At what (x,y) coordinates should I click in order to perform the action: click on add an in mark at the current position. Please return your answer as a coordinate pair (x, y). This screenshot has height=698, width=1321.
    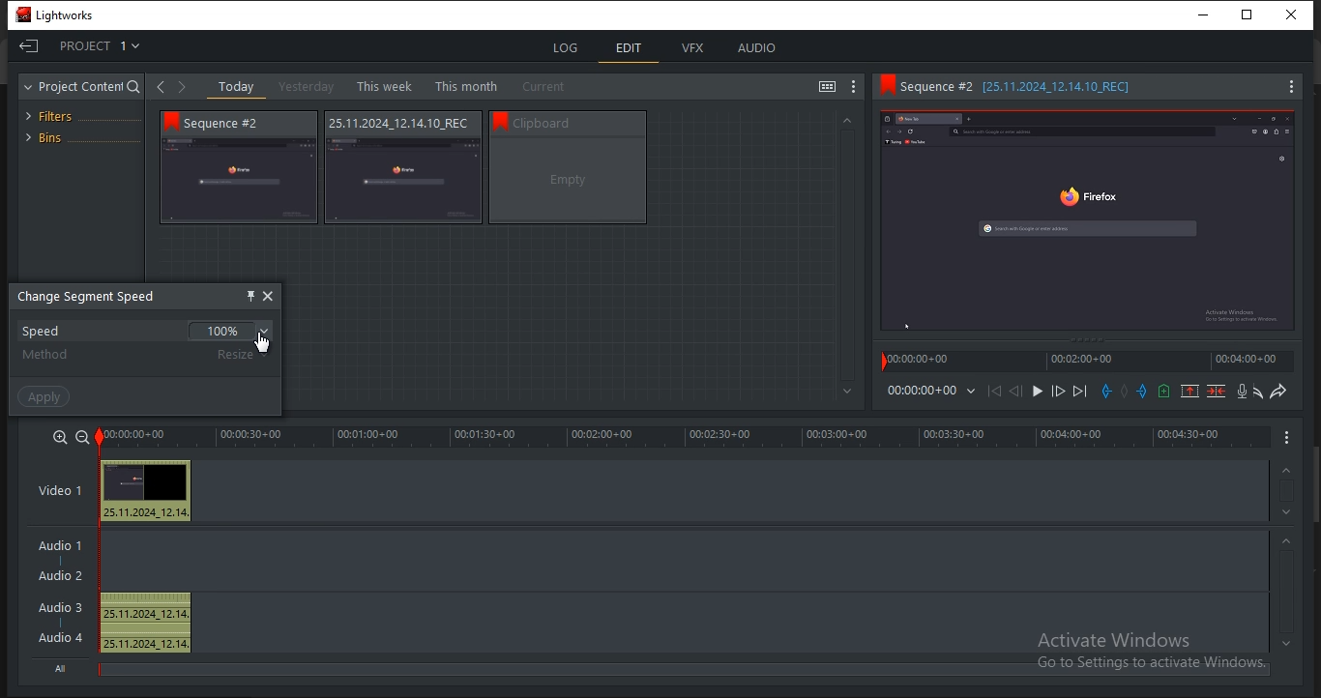
    Looking at the image, I should click on (1106, 393).